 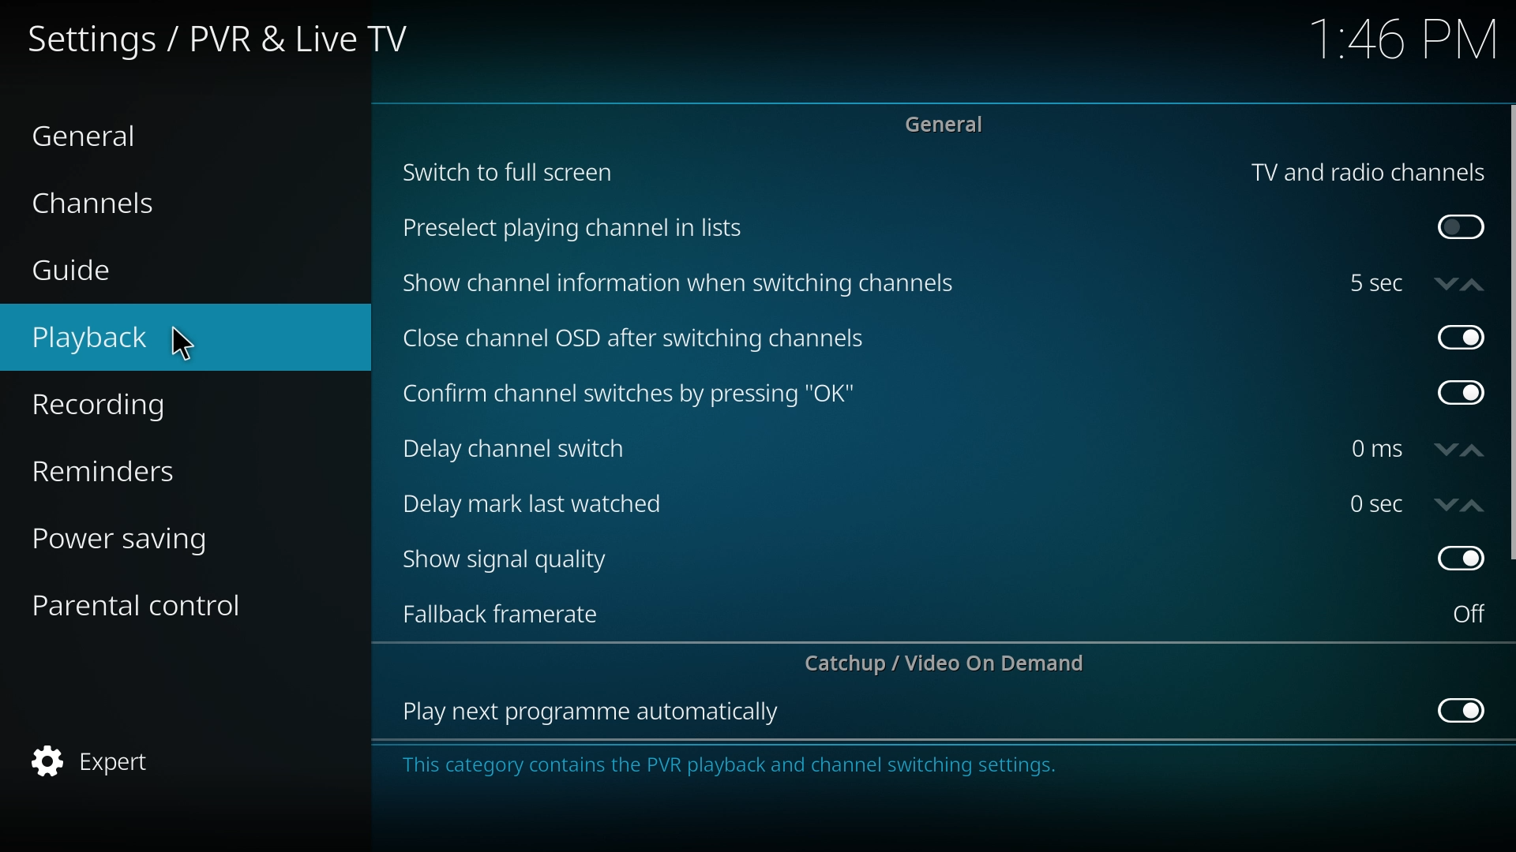 What do you see at coordinates (593, 713) in the screenshot?
I see `play next program automatically` at bounding box center [593, 713].